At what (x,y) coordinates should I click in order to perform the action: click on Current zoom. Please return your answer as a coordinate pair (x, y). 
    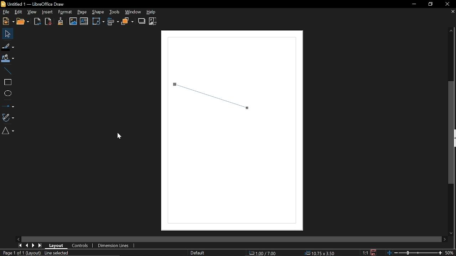
    Looking at the image, I should click on (450, 253).